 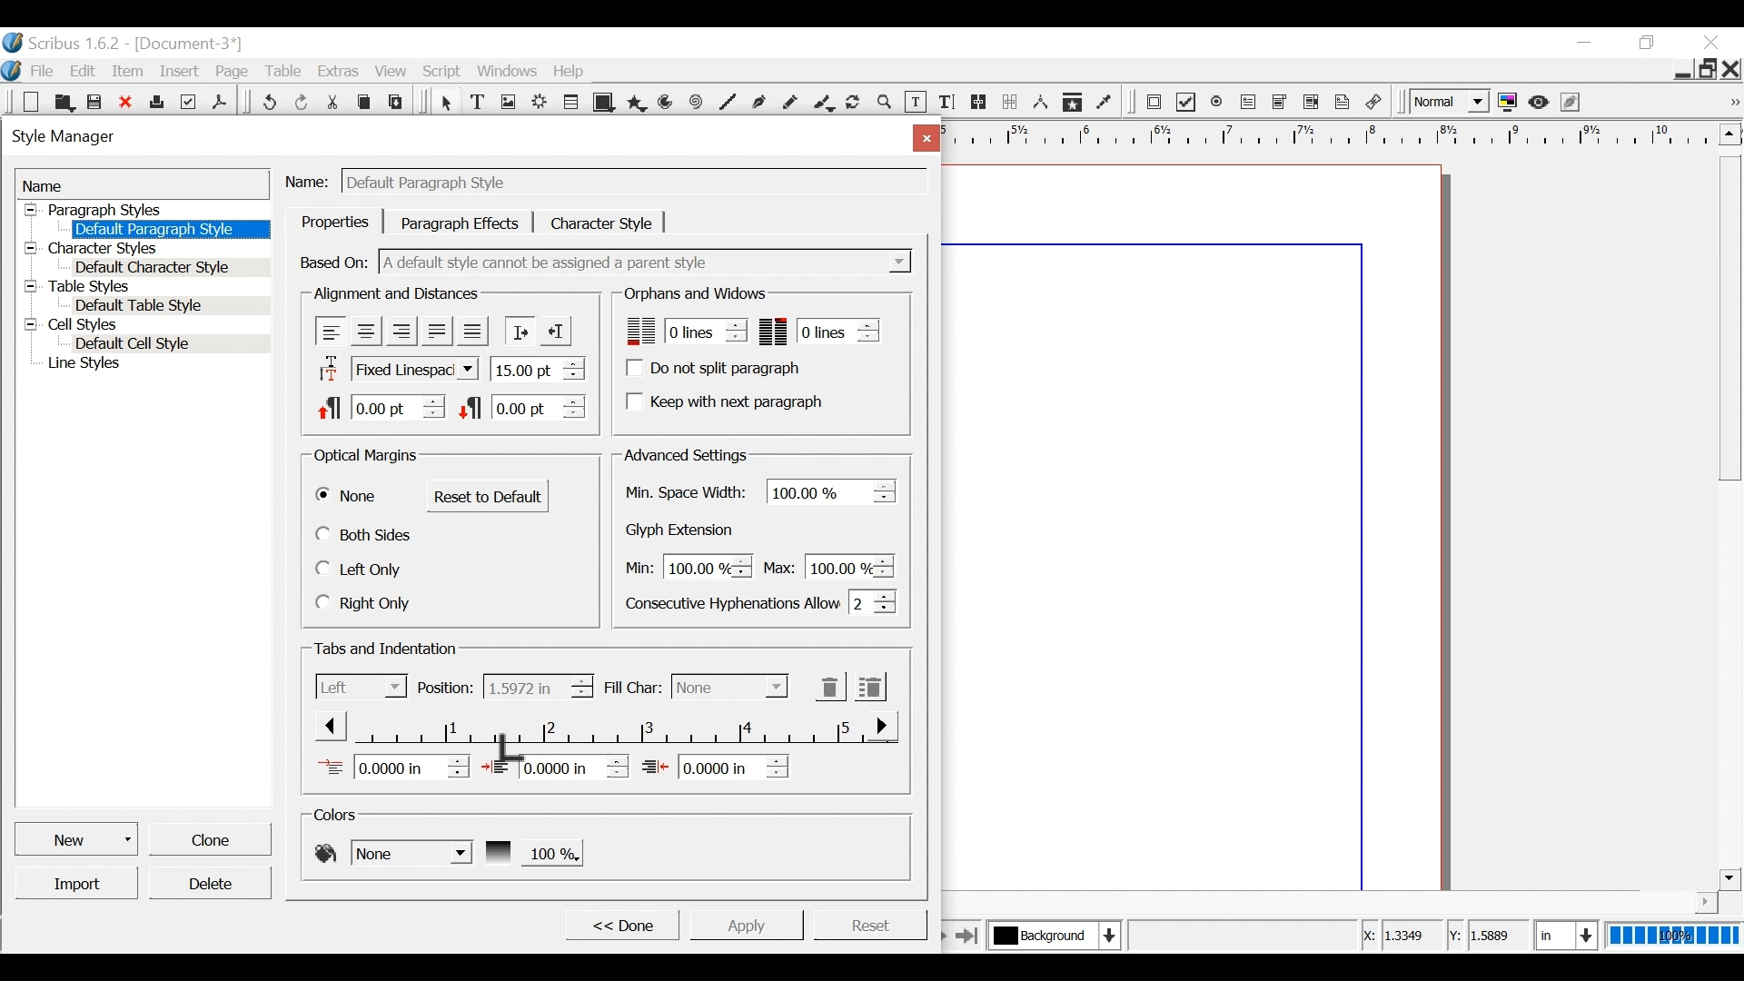 I want to click on Right Indent , so click(x=715, y=766).